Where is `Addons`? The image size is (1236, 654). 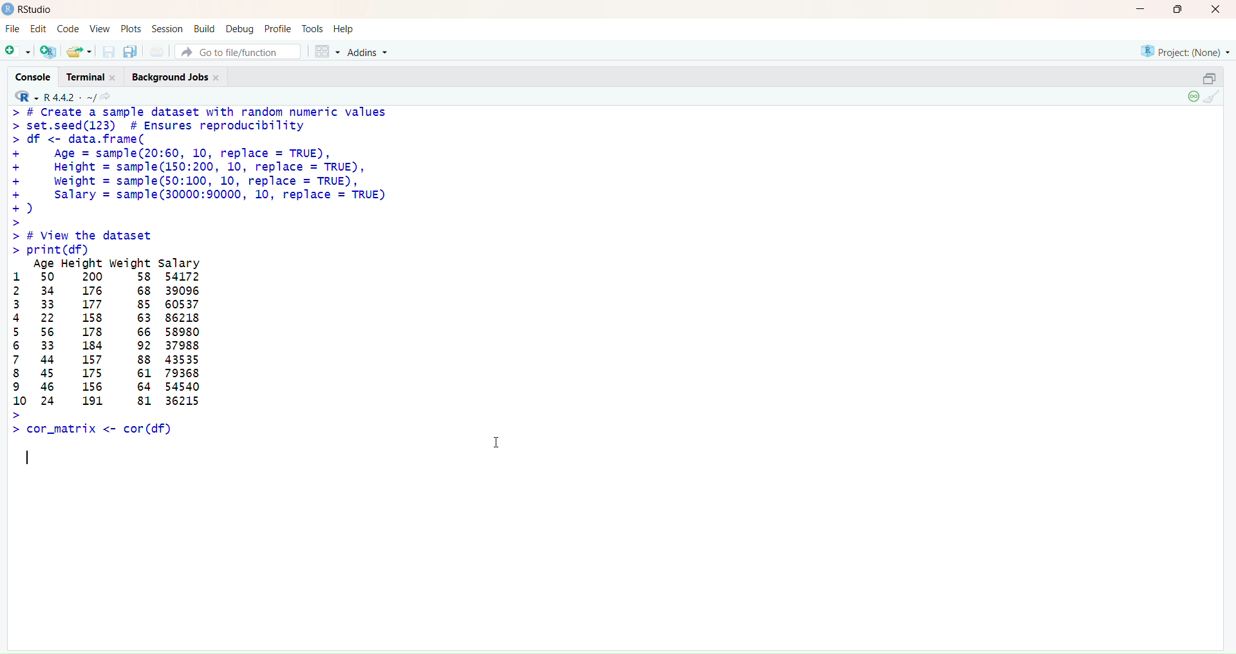
Addons is located at coordinates (370, 52).